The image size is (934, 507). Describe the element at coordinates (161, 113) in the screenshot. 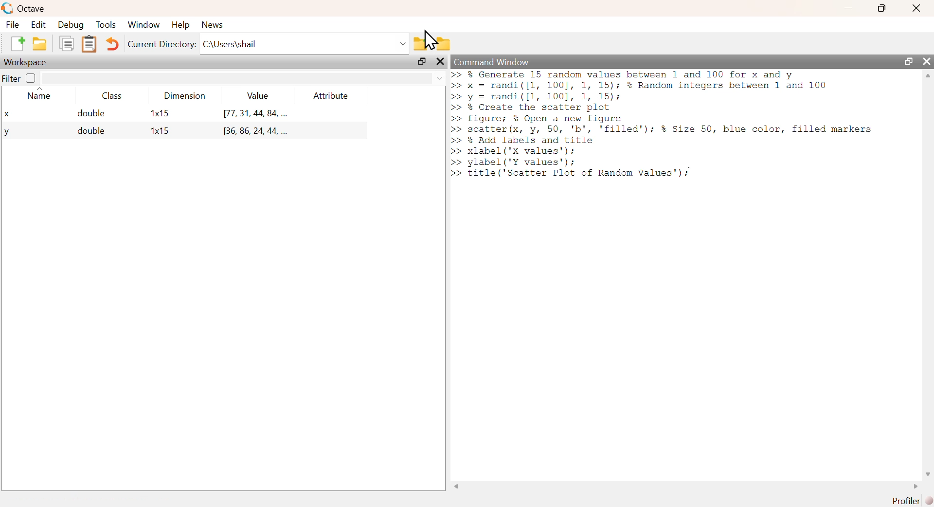

I see `1x15` at that location.